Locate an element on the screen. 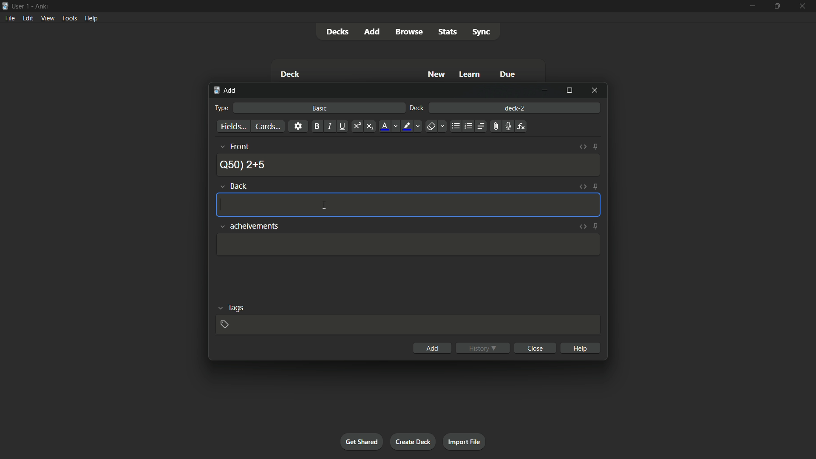 The image size is (816, 459). stats is located at coordinates (449, 32).